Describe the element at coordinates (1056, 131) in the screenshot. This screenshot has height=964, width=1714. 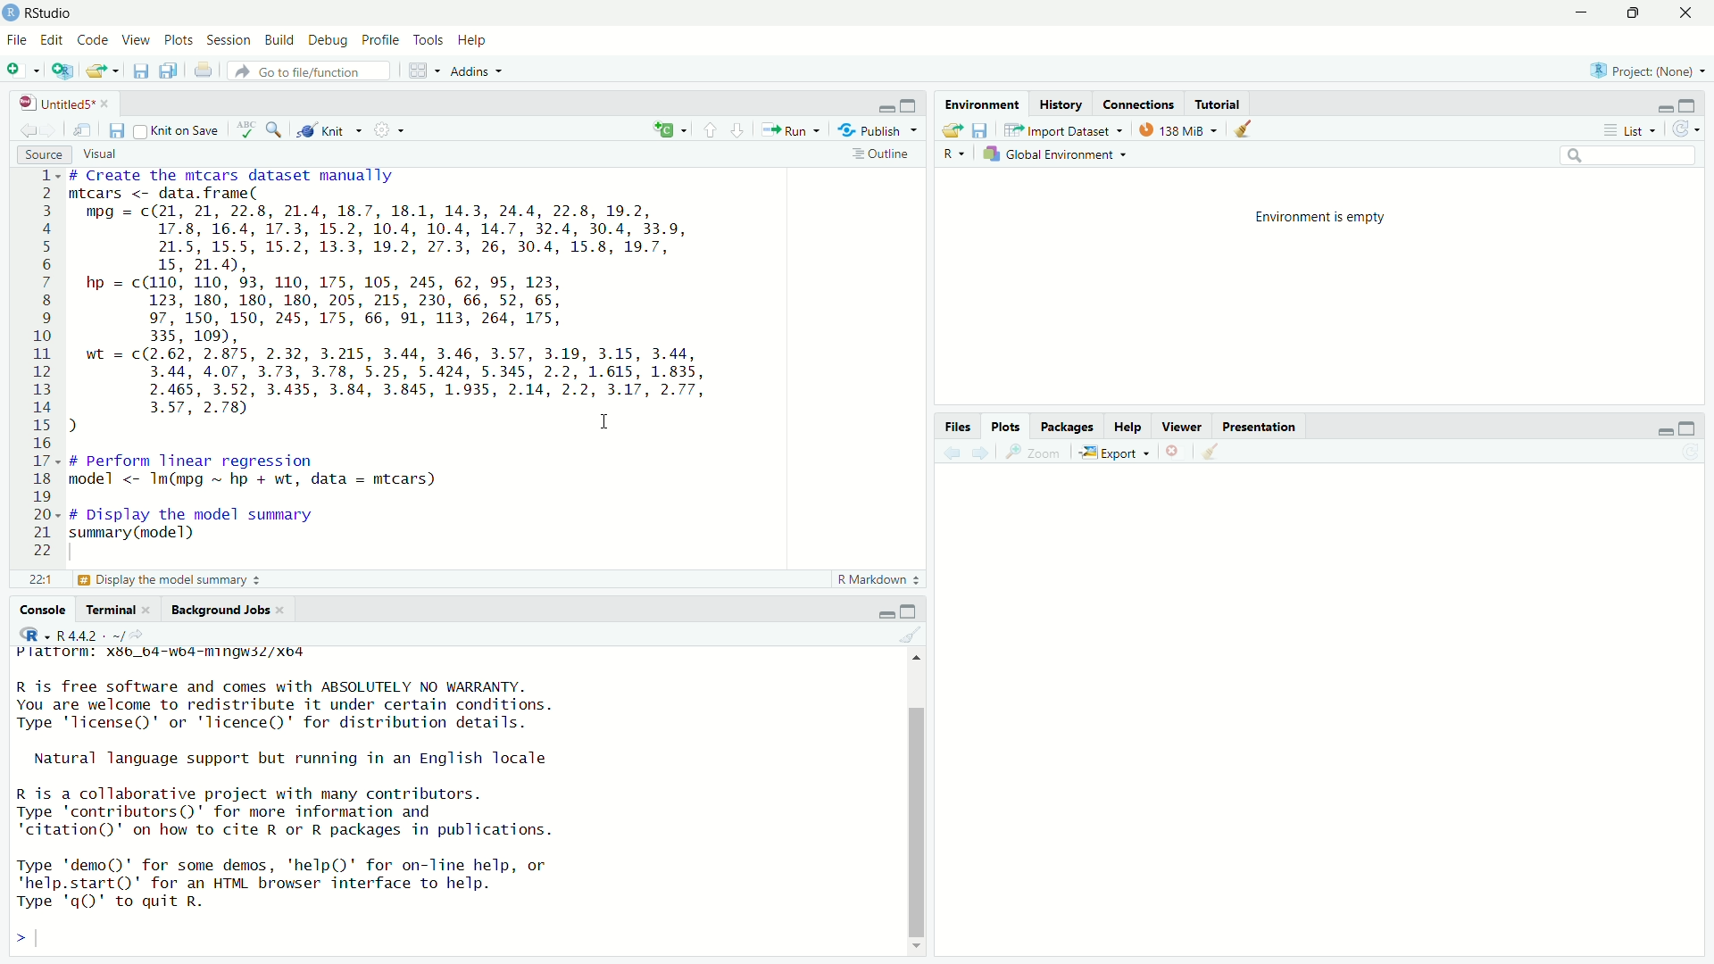
I see `import dataset` at that location.